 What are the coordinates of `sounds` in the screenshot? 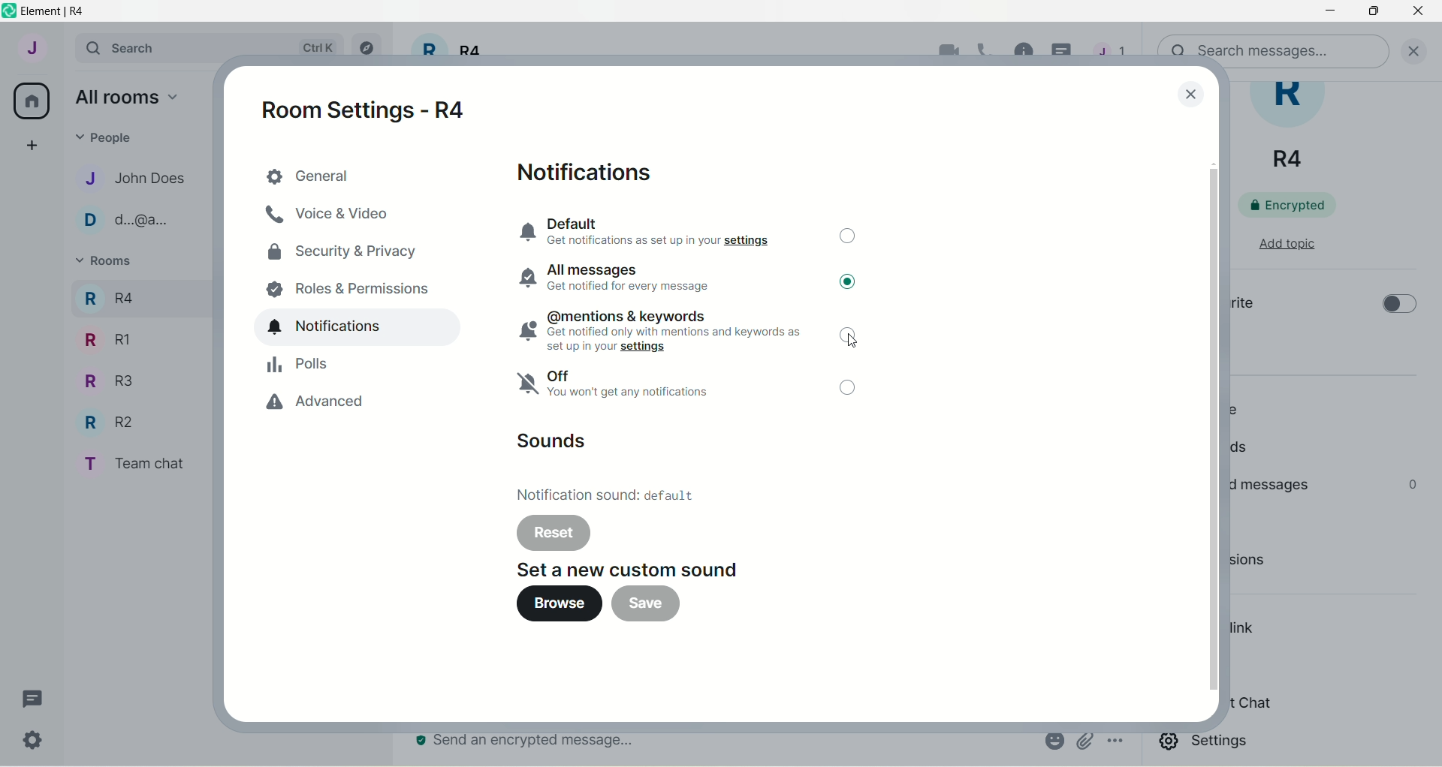 It's located at (557, 443).